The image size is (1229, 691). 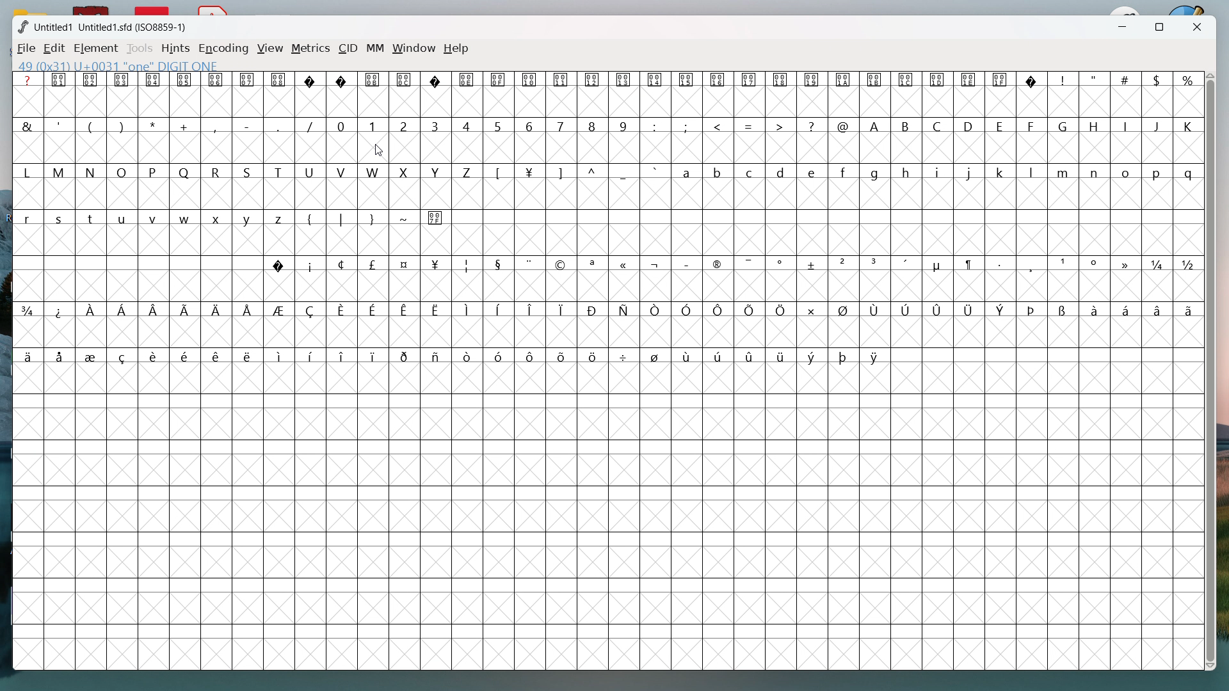 What do you see at coordinates (905, 310) in the screenshot?
I see `symbol` at bounding box center [905, 310].